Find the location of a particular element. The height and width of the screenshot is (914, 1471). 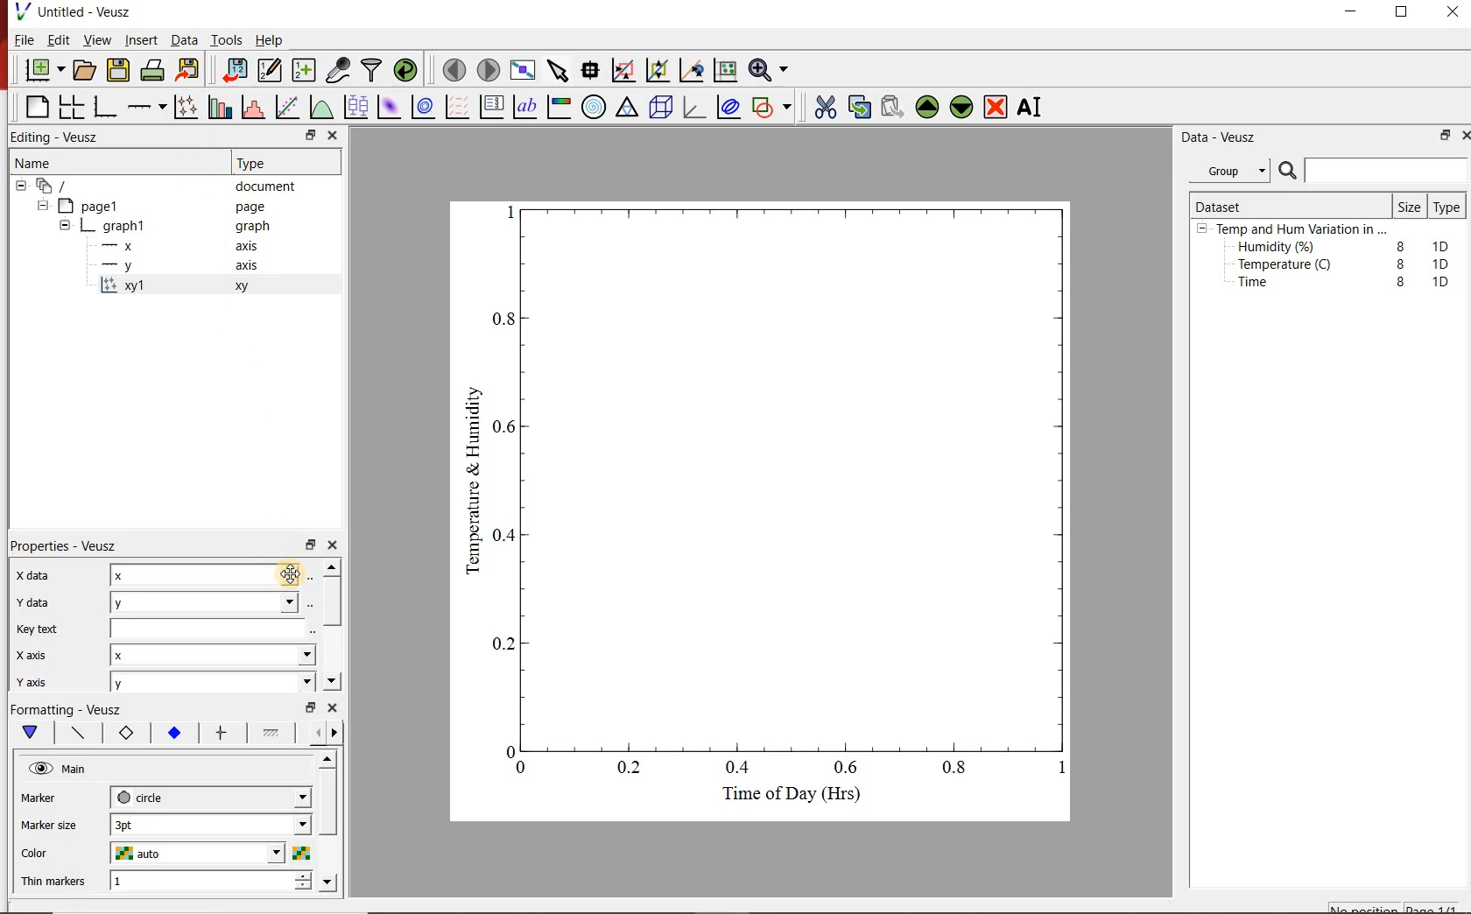

Properties - Veusz is located at coordinates (73, 543).